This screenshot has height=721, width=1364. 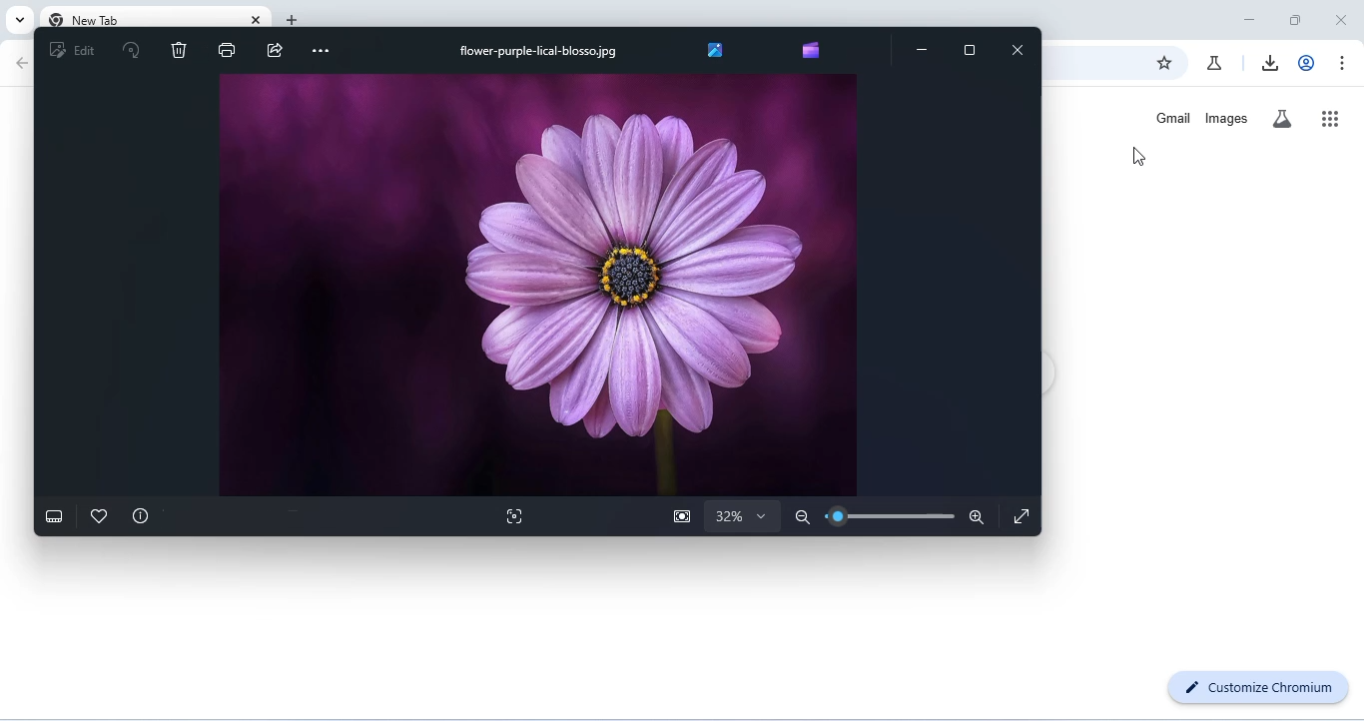 What do you see at coordinates (255, 20) in the screenshot?
I see `close` at bounding box center [255, 20].